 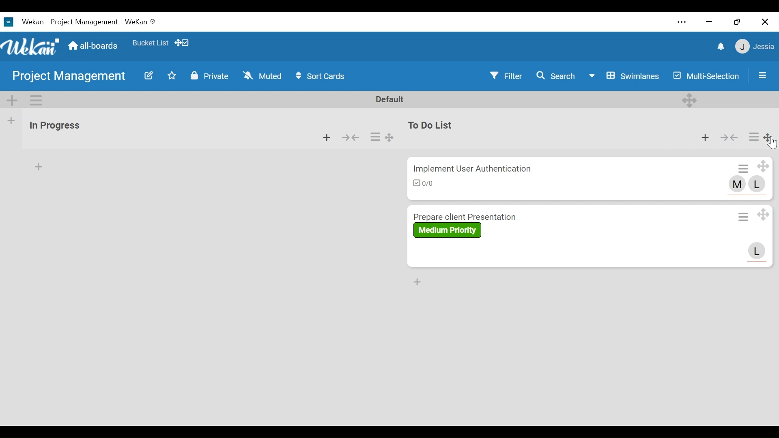 What do you see at coordinates (556, 76) in the screenshot?
I see `Search` at bounding box center [556, 76].